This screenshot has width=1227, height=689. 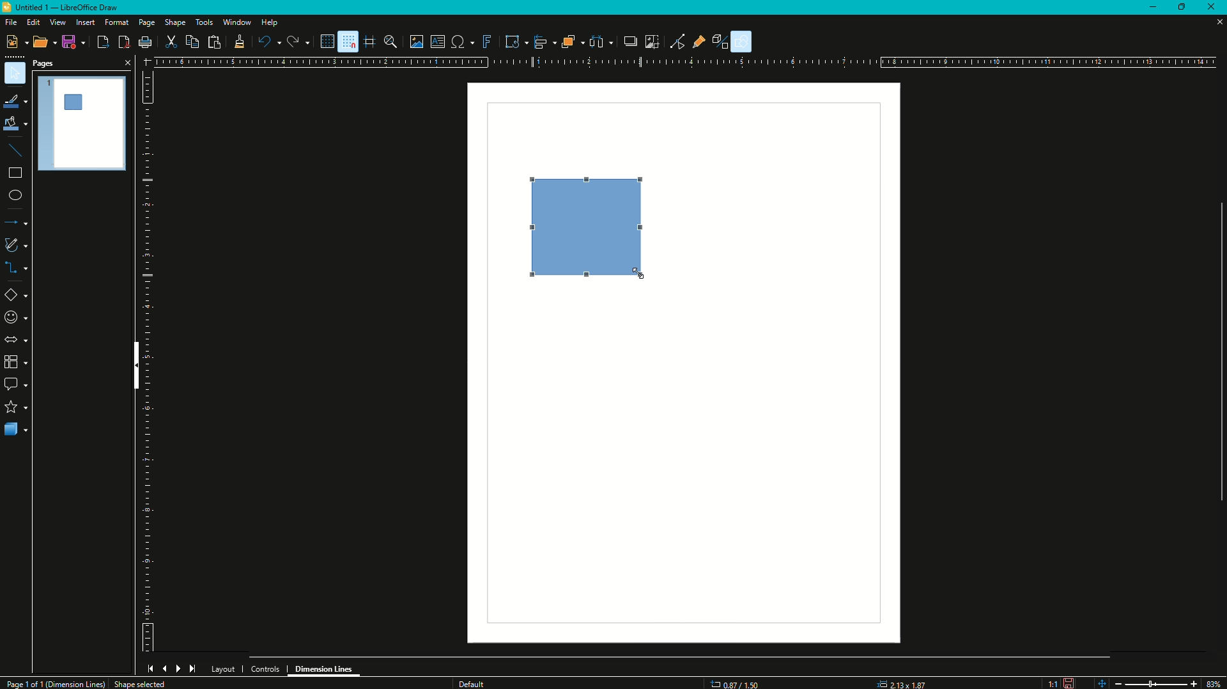 What do you see at coordinates (681, 655) in the screenshot?
I see `Scroll` at bounding box center [681, 655].